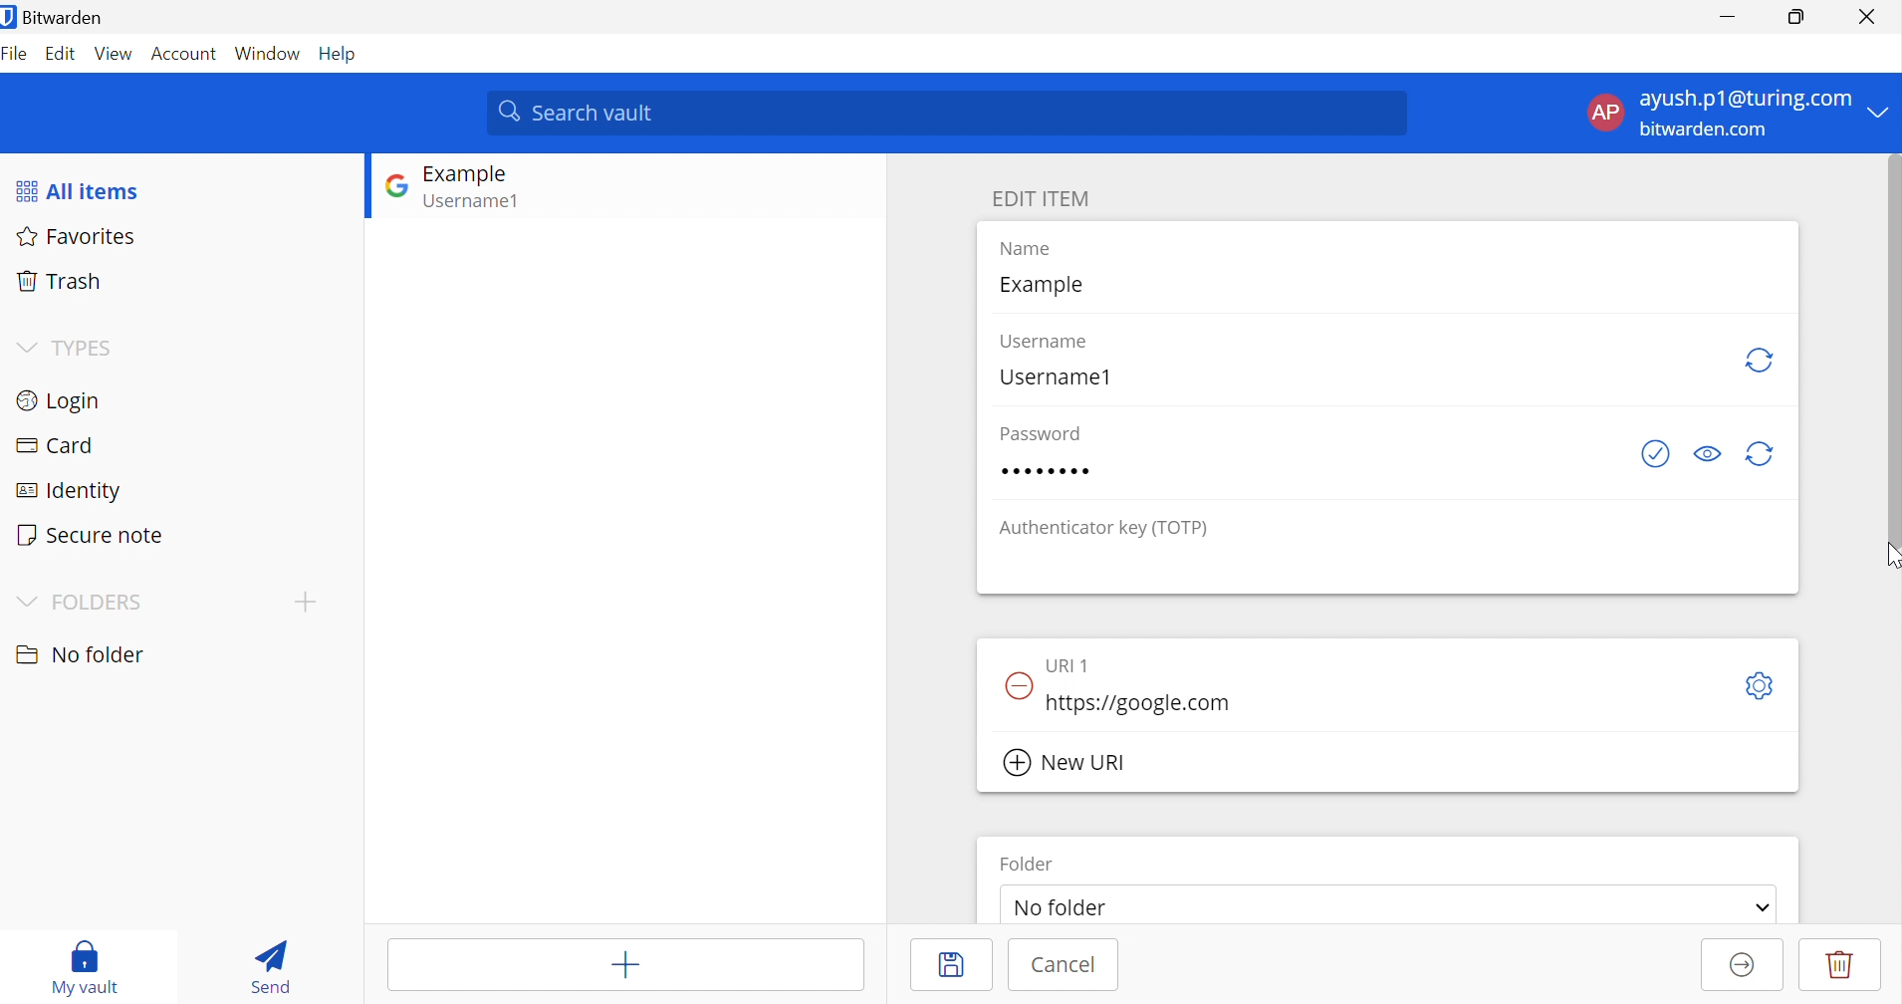  I want to click on Search vault, so click(949, 112).